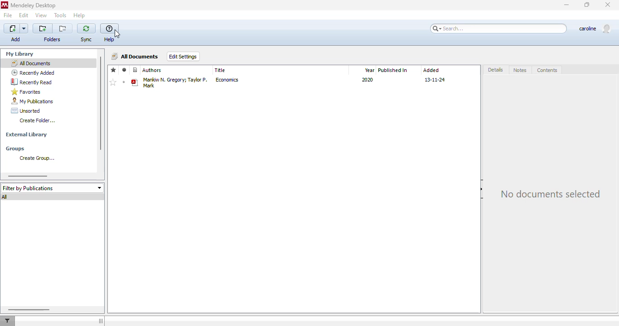  What do you see at coordinates (25, 110) in the screenshot?
I see `unsorted` at bounding box center [25, 110].